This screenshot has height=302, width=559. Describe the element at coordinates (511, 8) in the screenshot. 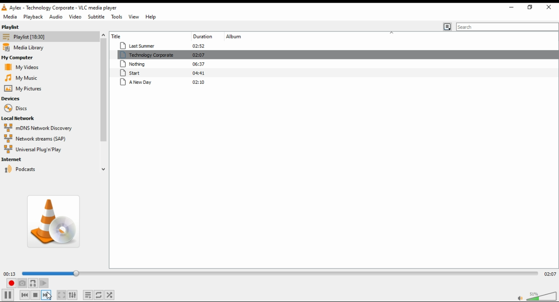

I see `minimize` at that location.